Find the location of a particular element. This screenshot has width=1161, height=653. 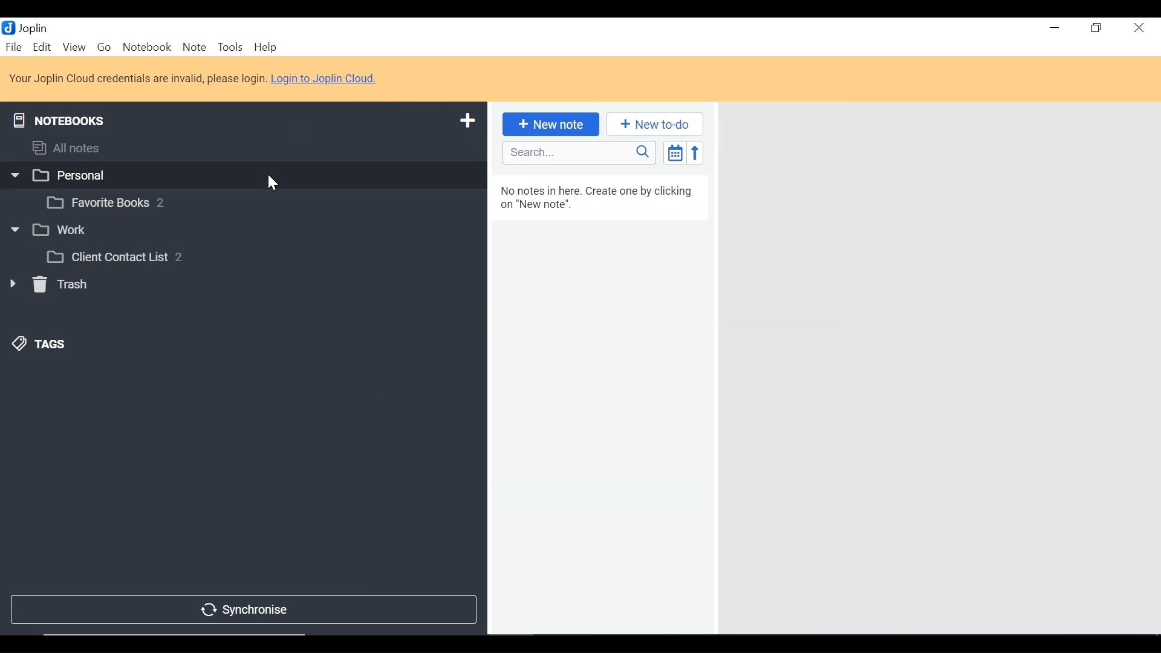

Notebooks is located at coordinates (59, 118).